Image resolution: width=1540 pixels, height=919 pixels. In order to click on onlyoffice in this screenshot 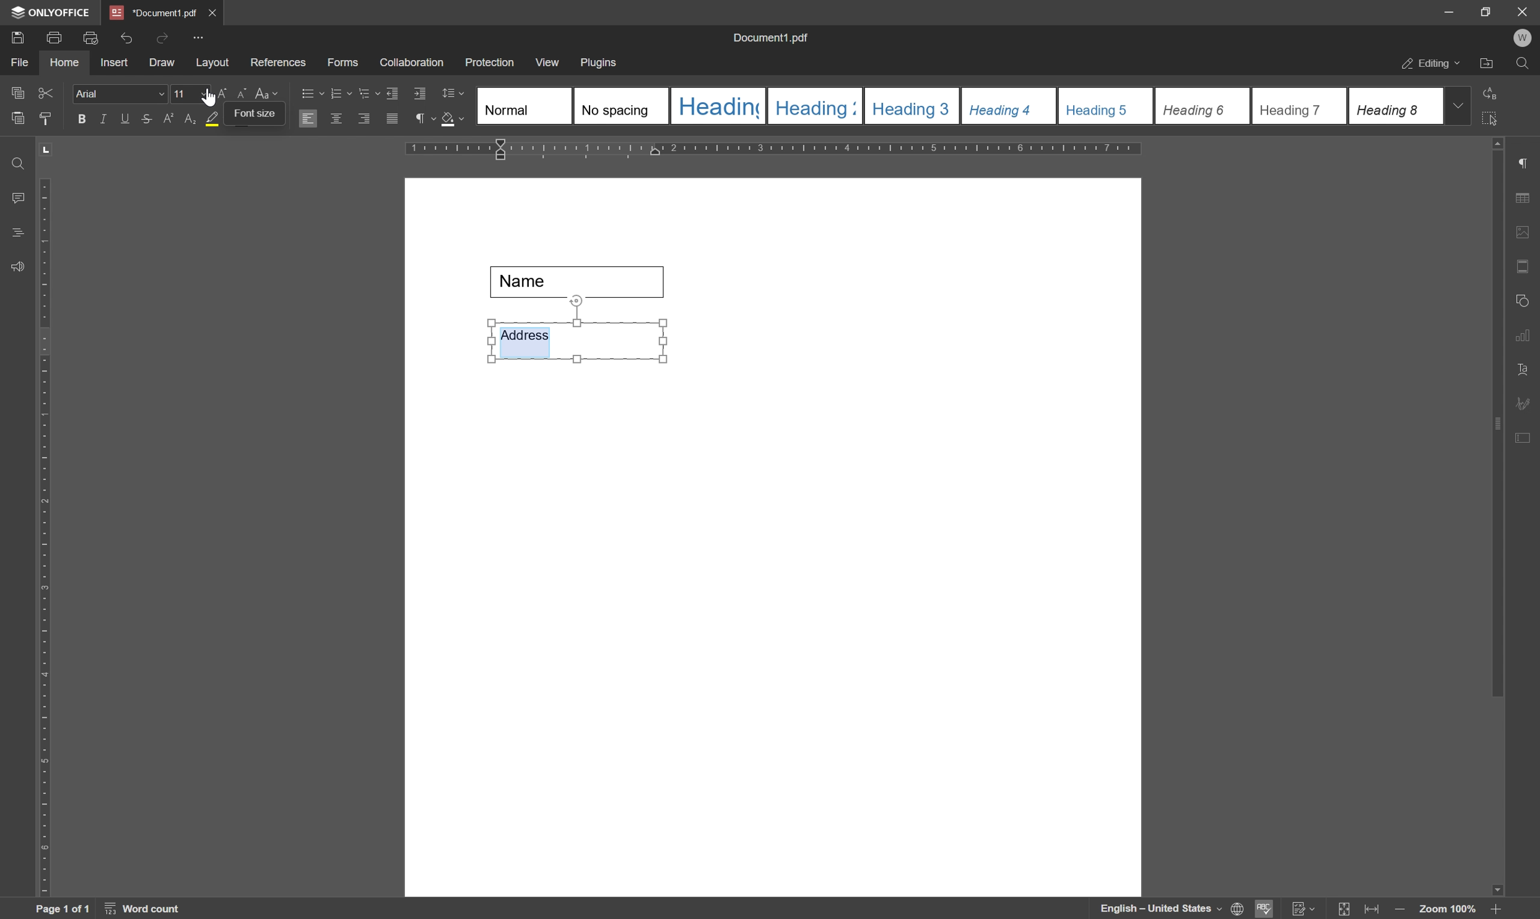, I will do `click(53, 12)`.